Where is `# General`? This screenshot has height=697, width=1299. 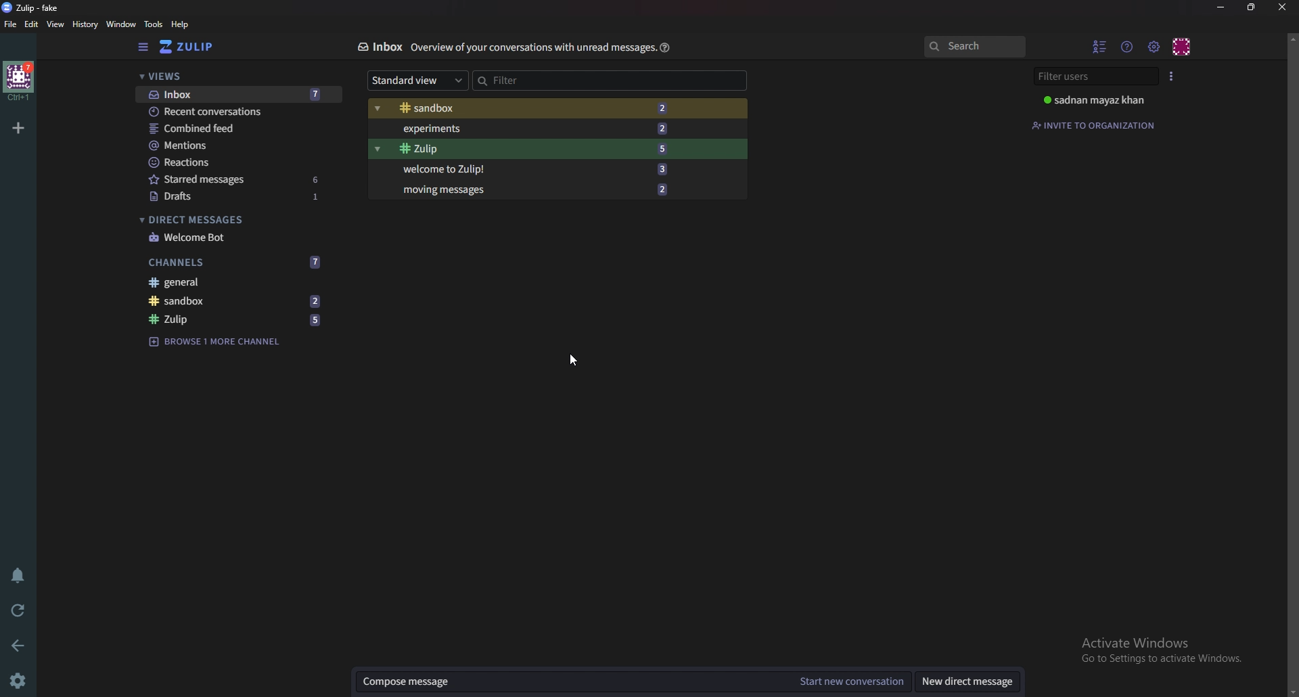
# General is located at coordinates (239, 282).